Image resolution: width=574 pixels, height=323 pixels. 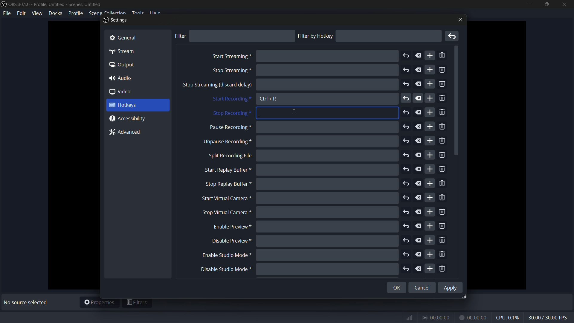 What do you see at coordinates (457, 101) in the screenshot?
I see `scroll down` at bounding box center [457, 101].